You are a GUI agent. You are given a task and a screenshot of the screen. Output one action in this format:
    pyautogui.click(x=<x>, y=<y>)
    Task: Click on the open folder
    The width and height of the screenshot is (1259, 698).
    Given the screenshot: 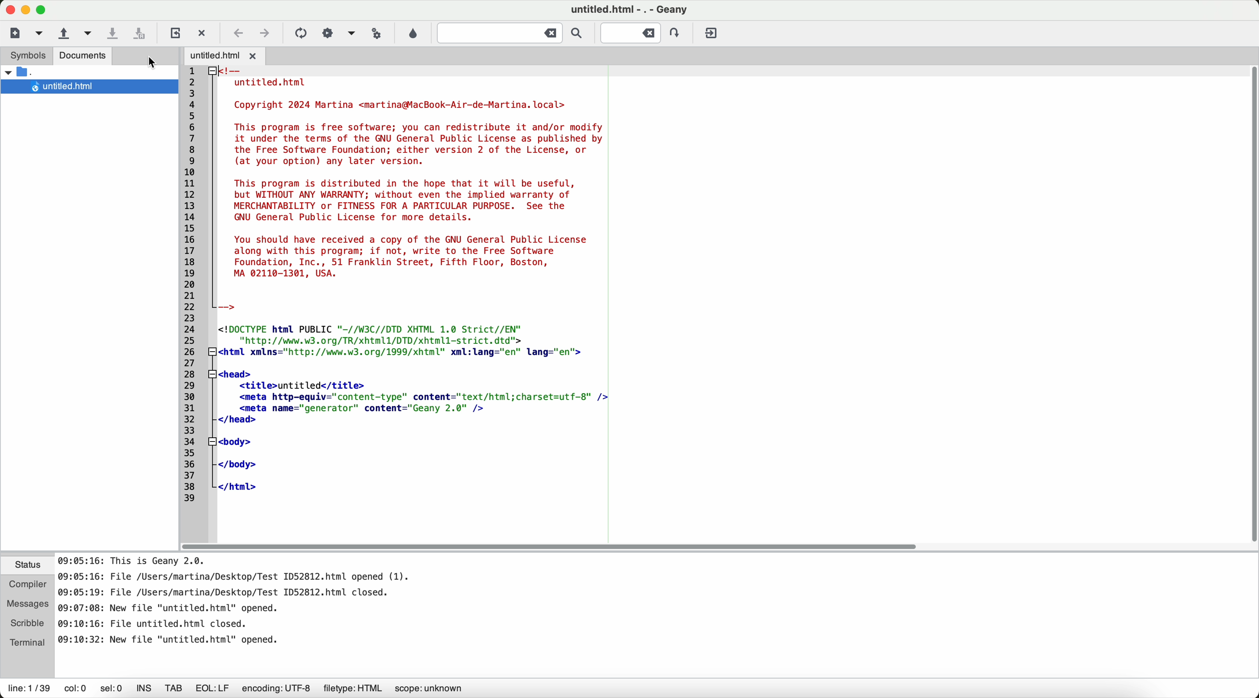 What is the action you would take?
    pyautogui.click(x=21, y=72)
    